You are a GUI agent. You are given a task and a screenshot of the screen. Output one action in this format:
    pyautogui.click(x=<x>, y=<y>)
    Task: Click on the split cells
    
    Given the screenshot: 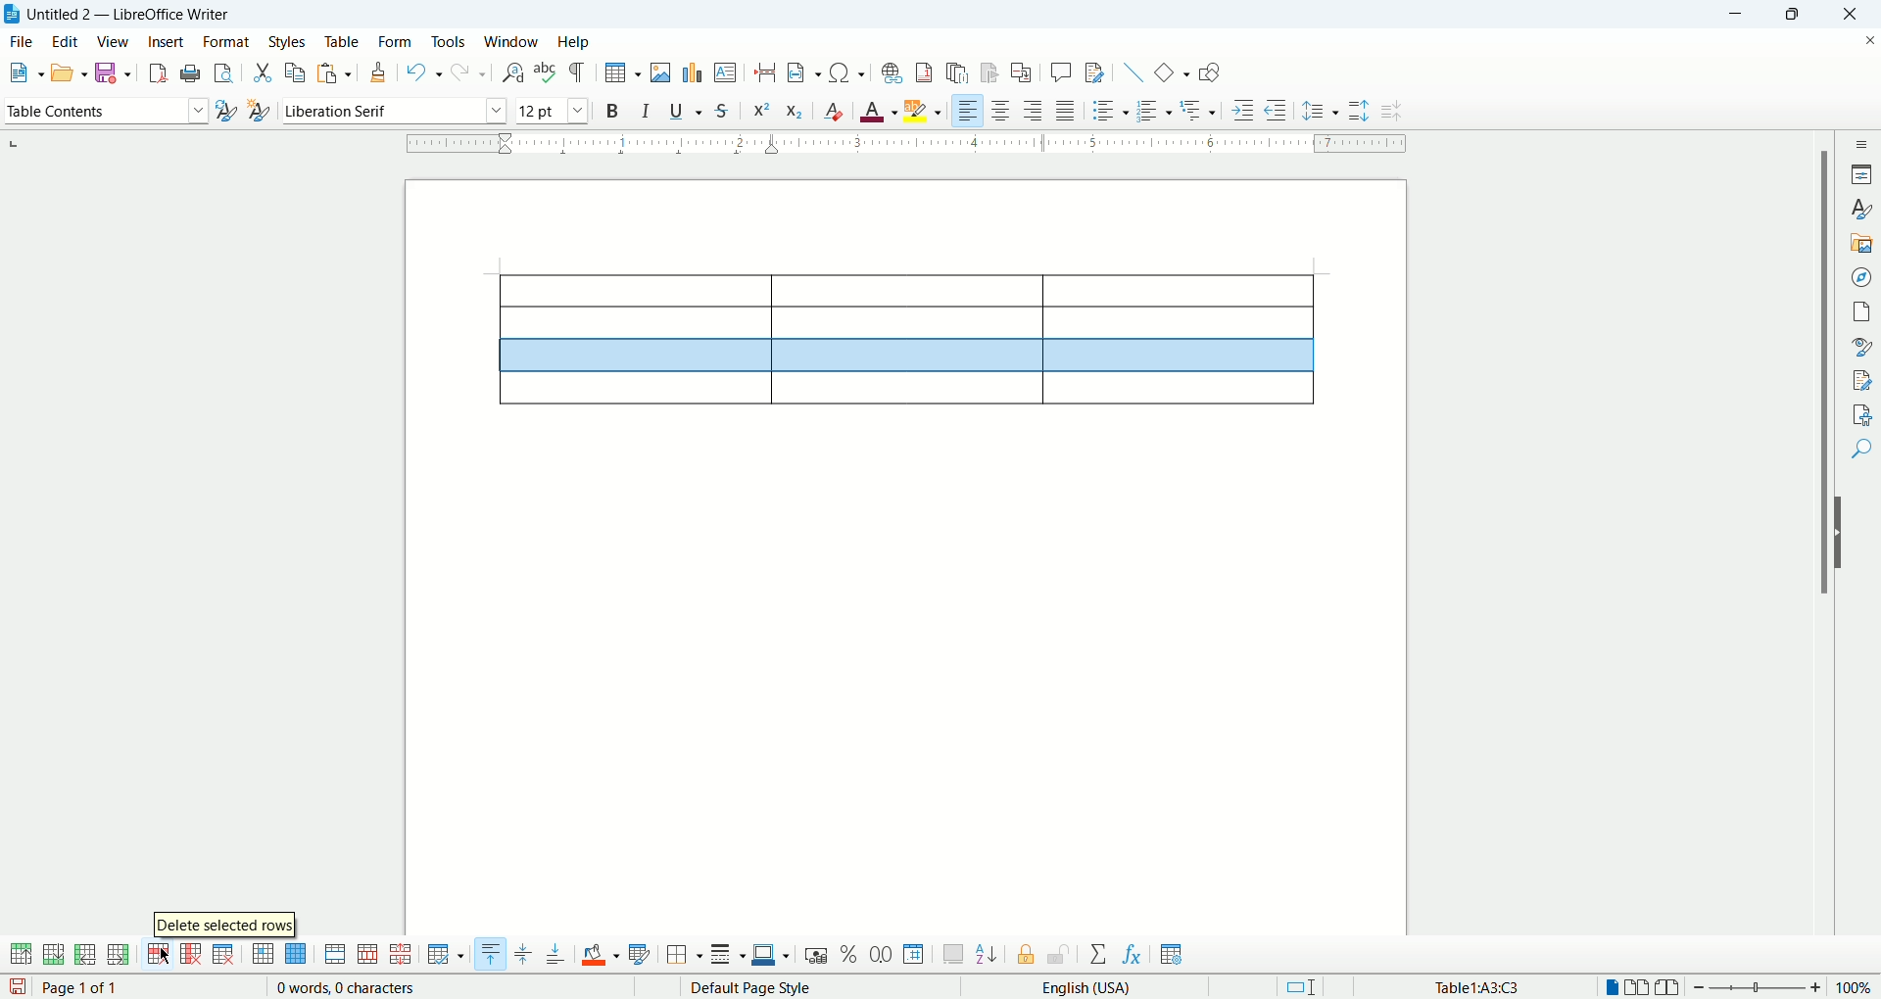 What is the action you would take?
    pyautogui.click(x=368, y=955)
    